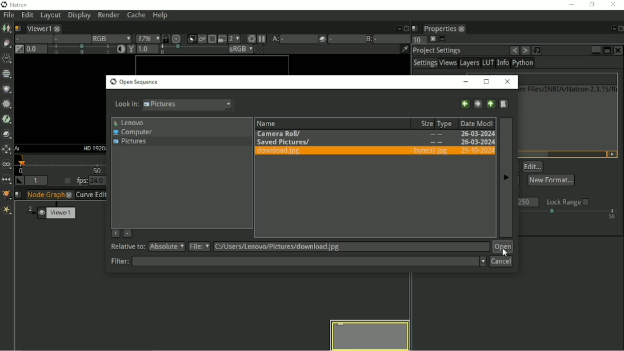 The image size is (624, 351). I want to click on Minimize, so click(595, 49).